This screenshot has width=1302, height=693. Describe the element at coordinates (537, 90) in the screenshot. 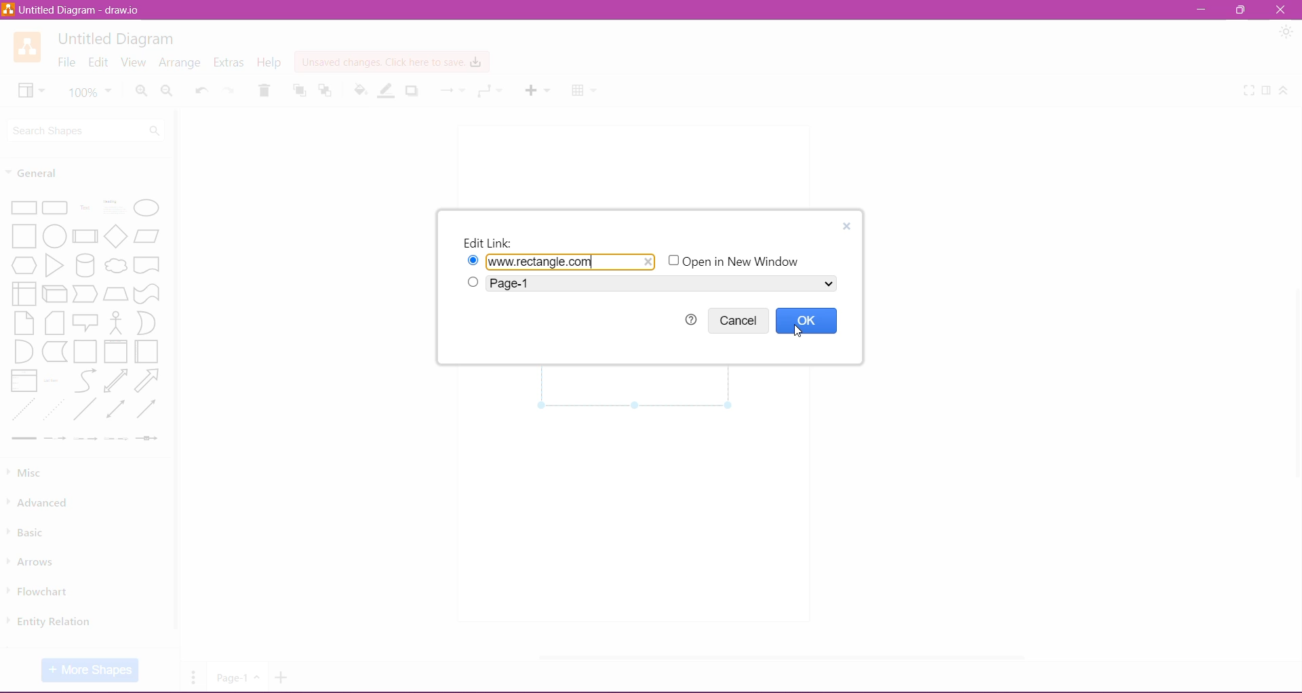

I see `Insert` at that location.